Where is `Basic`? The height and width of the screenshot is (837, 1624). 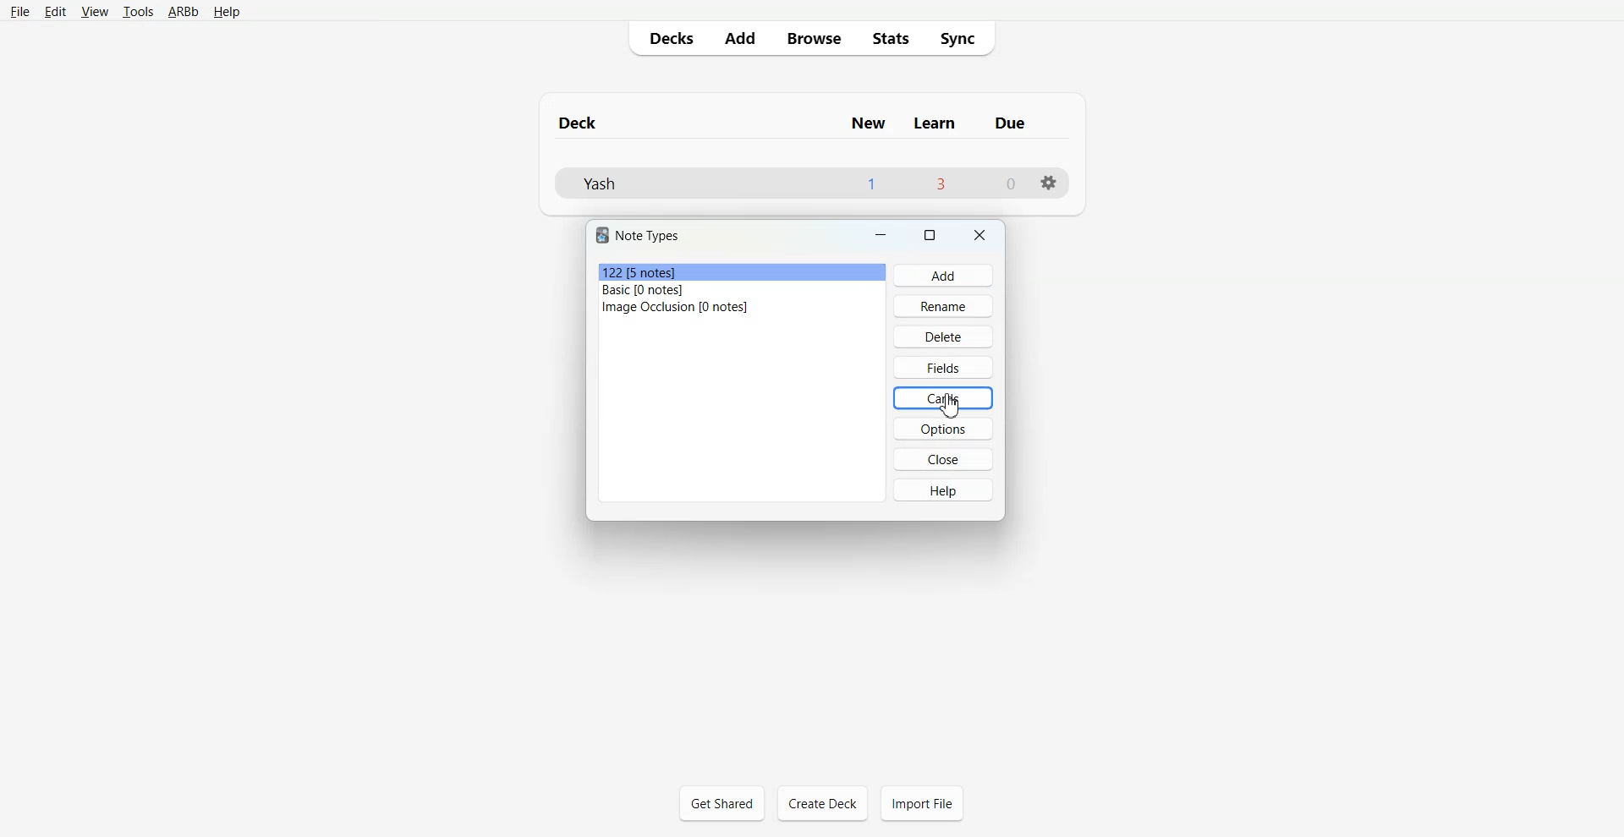
Basic is located at coordinates (742, 290).